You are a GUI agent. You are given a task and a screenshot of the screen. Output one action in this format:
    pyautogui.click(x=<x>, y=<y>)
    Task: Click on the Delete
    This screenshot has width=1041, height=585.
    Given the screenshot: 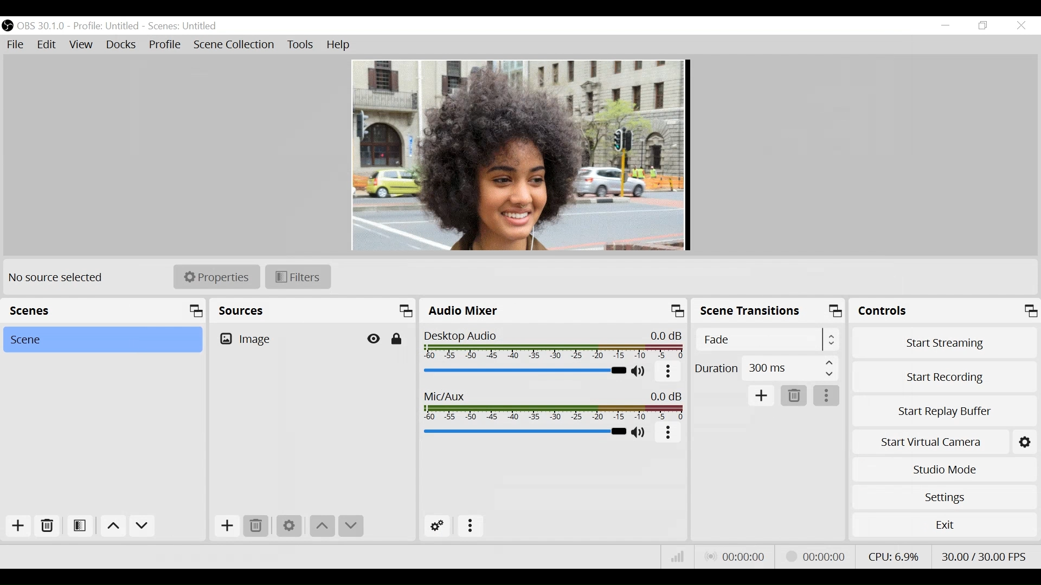 What is the action you would take?
    pyautogui.click(x=795, y=395)
    